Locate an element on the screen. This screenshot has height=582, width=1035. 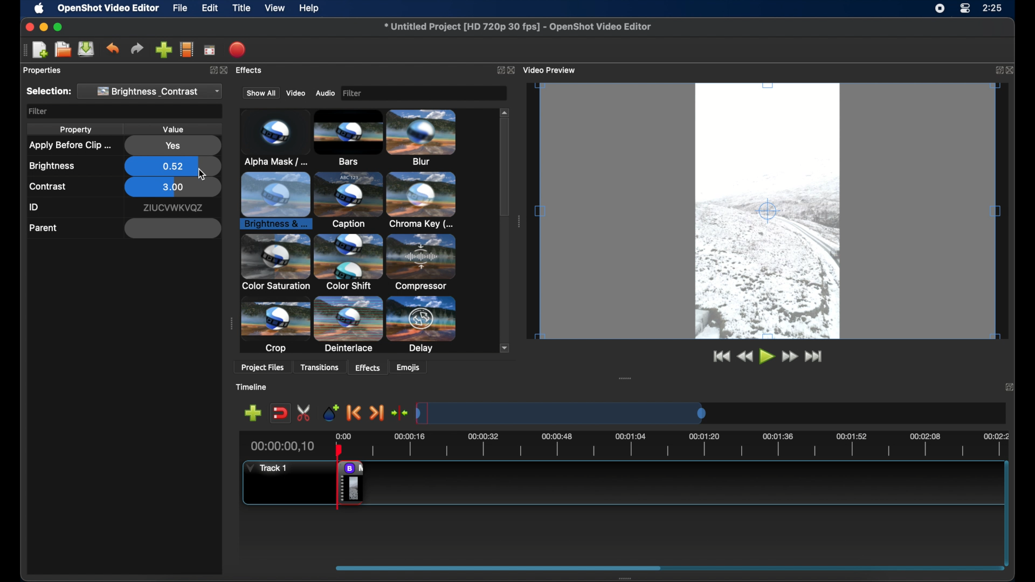
yes is located at coordinates (172, 146).